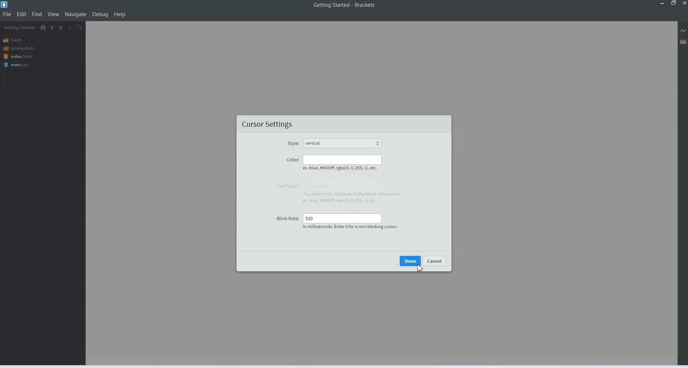 The width and height of the screenshot is (688, 368). What do you see at coordinates (80, 28) in the screenshot?
I see `Find in Files` at bounding box center [80, 28].